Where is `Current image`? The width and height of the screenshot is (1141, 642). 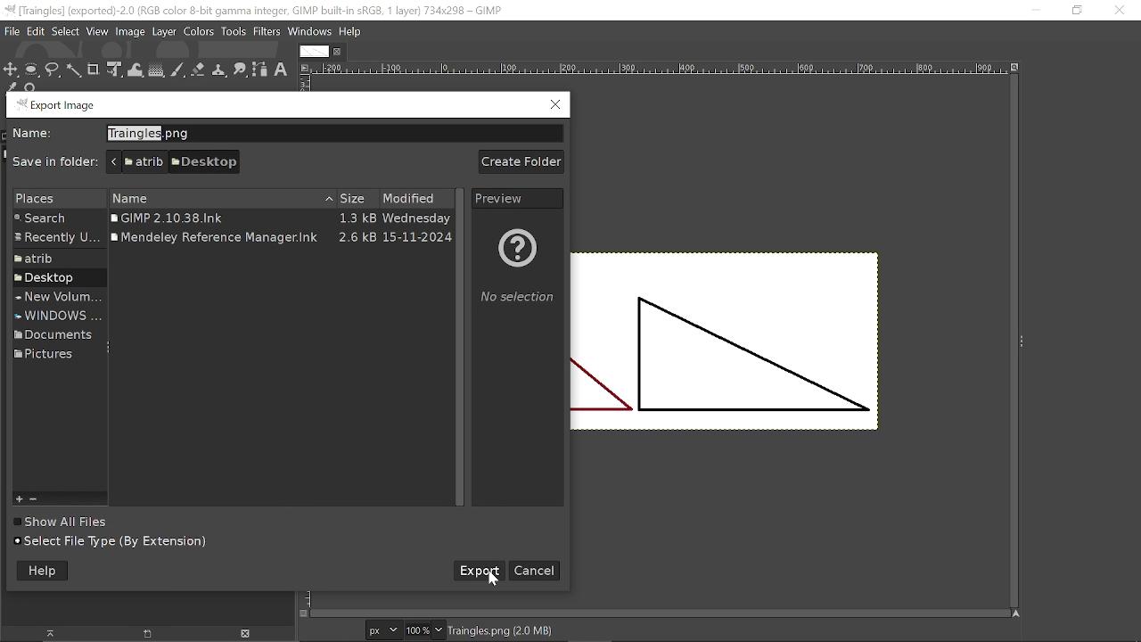 Current image is located at coordinates (726, 342).